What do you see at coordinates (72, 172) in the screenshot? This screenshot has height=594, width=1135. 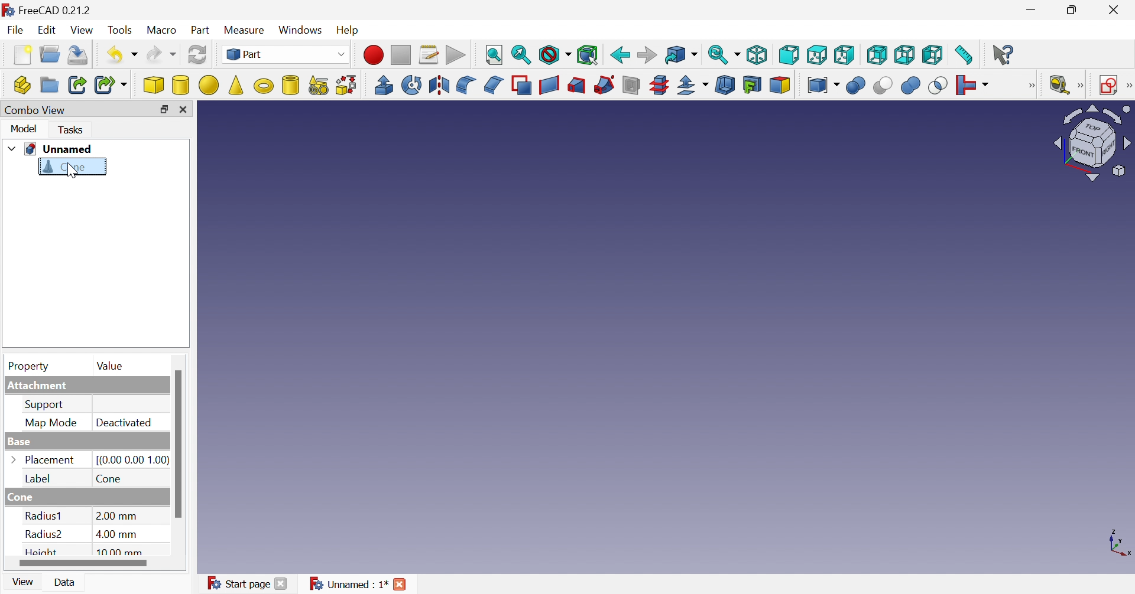 I see `Cursor` at bounding box center [72, 172].